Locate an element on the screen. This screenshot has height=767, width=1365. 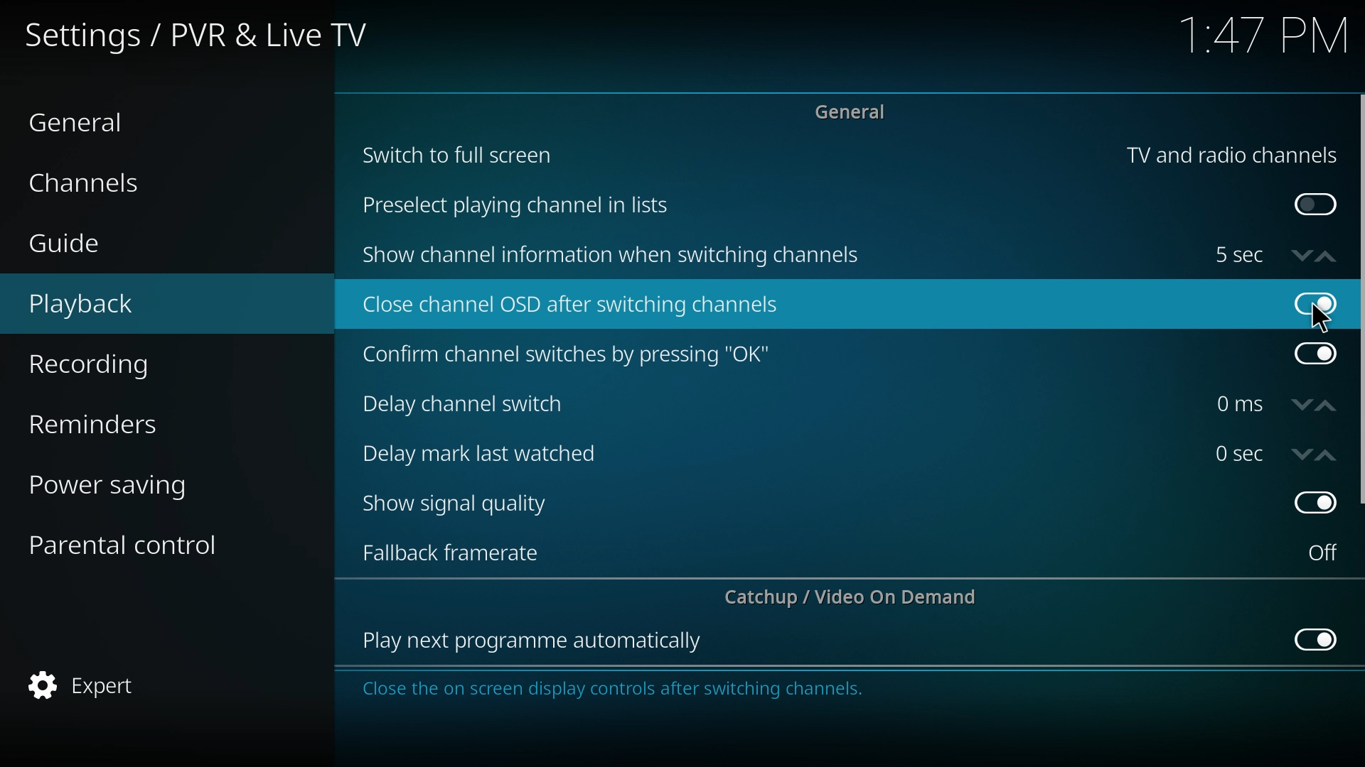
expert is located at coordinates (128, 686).